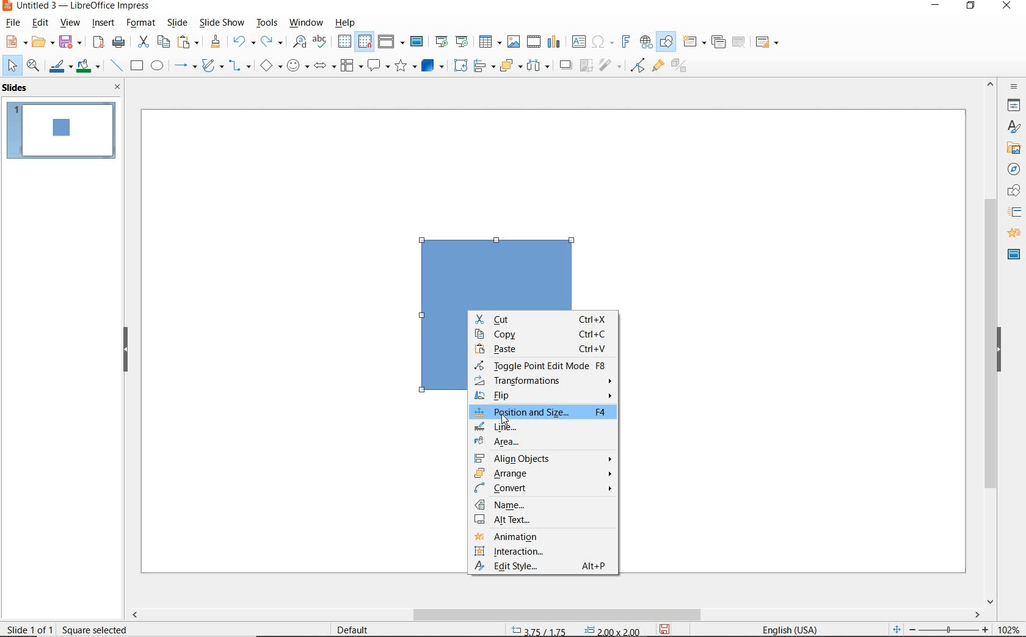 This screenshot has height=637, width=1026. I want to click on edit, so click(40, 23).